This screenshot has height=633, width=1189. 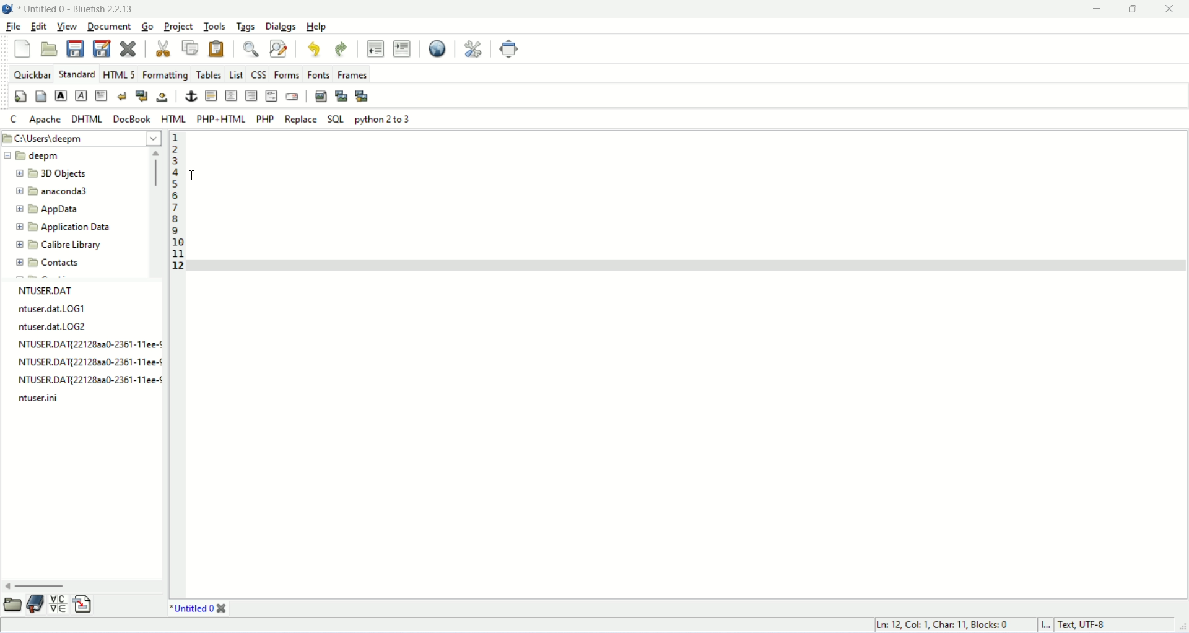 I want to click on anchor, so click(x=191, y=96).